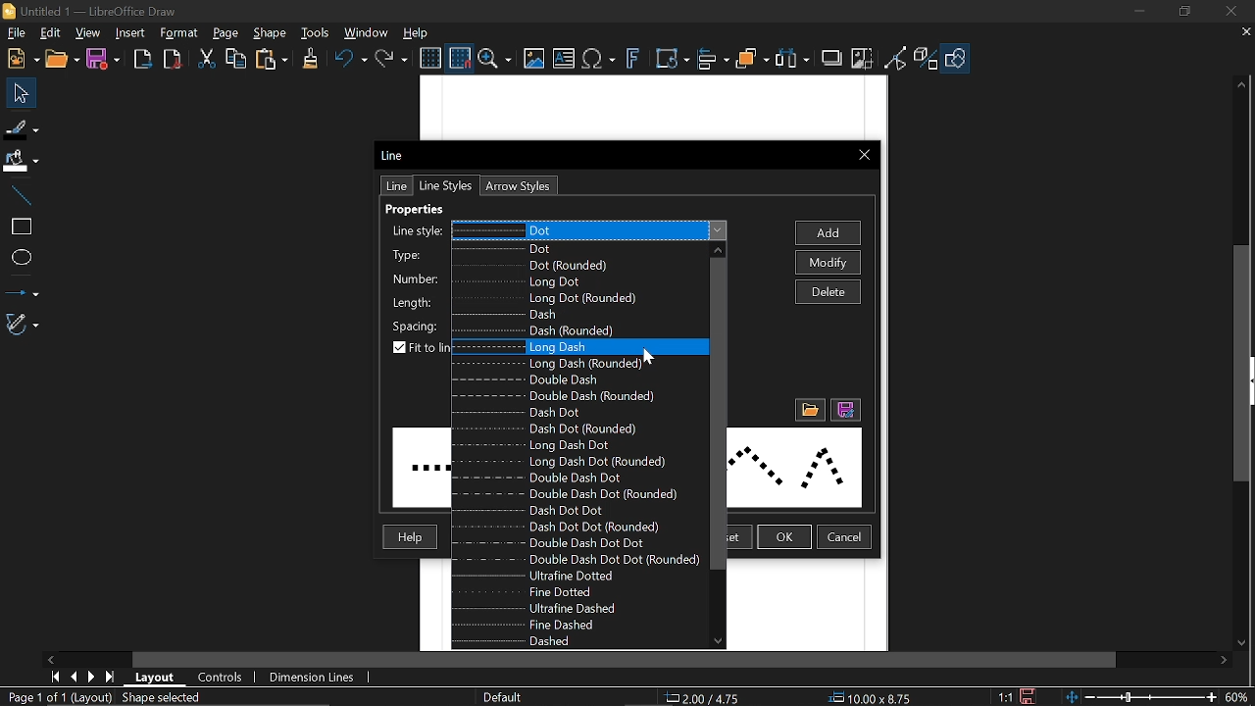 This screenshot has height=706, width=1255. What do you see at coordinates (793, 59) in the screenshot?
I see `Select at least three objects to distribute` at bounding box center [793, 59].